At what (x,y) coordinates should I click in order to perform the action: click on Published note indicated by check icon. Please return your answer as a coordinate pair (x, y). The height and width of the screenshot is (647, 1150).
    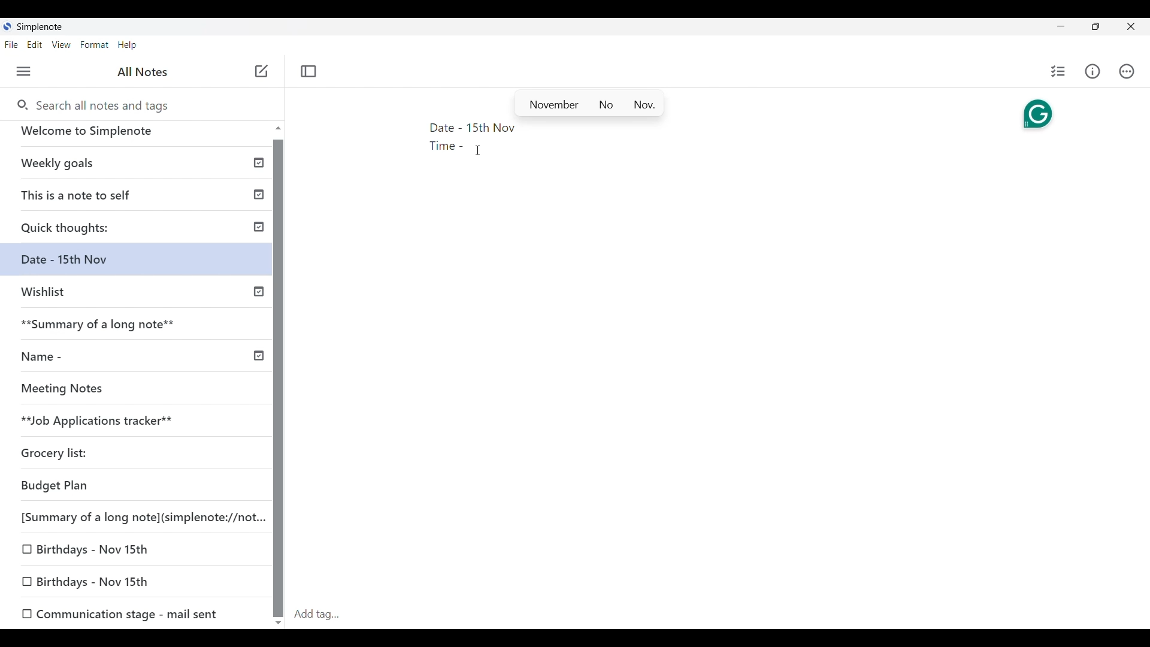
    Looking at the image, I should click on (140, 231).